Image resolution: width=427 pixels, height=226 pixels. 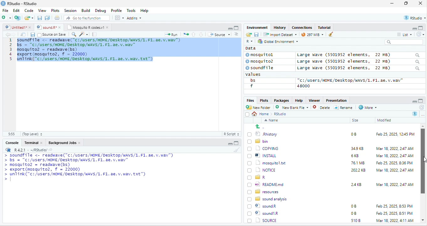 I want to click on Viewer, so click(x=314, y=100).